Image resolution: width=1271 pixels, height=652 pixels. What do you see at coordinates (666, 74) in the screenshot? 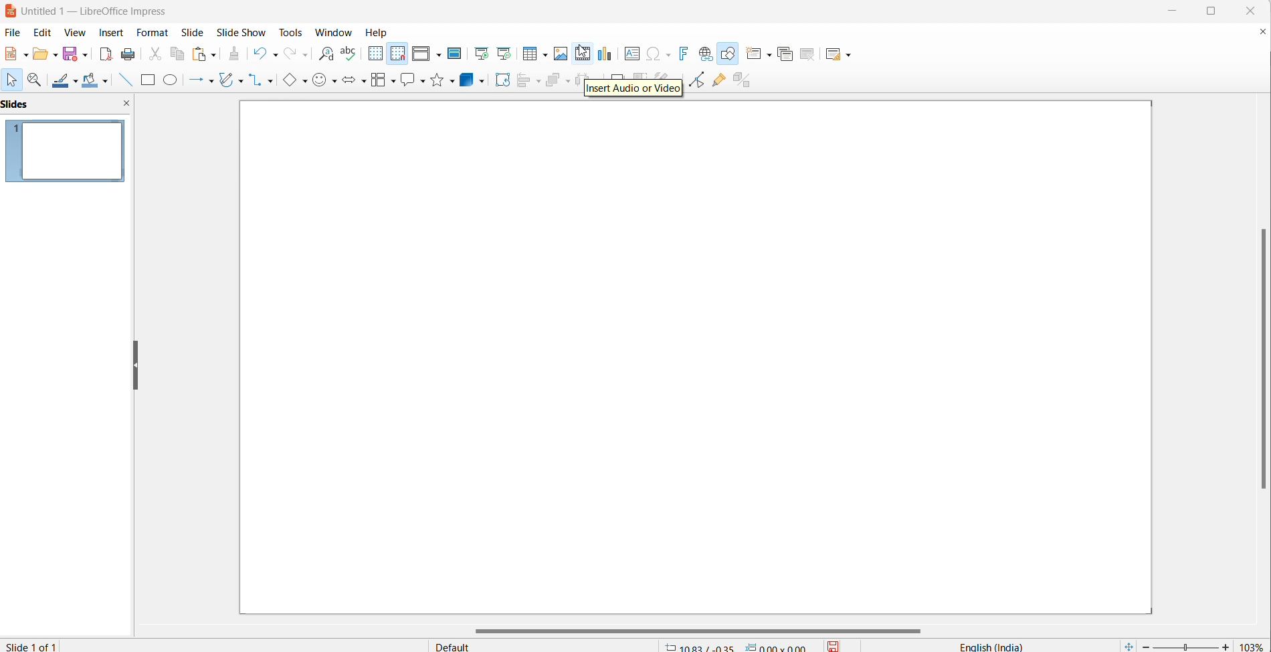
I see `distribute objects` at bounding box center [666, 74].